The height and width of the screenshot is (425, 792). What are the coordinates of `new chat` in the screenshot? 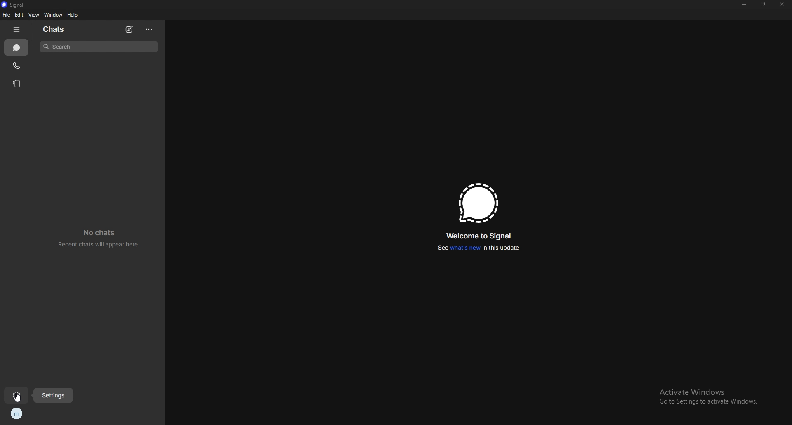 It's located at (130, 29).